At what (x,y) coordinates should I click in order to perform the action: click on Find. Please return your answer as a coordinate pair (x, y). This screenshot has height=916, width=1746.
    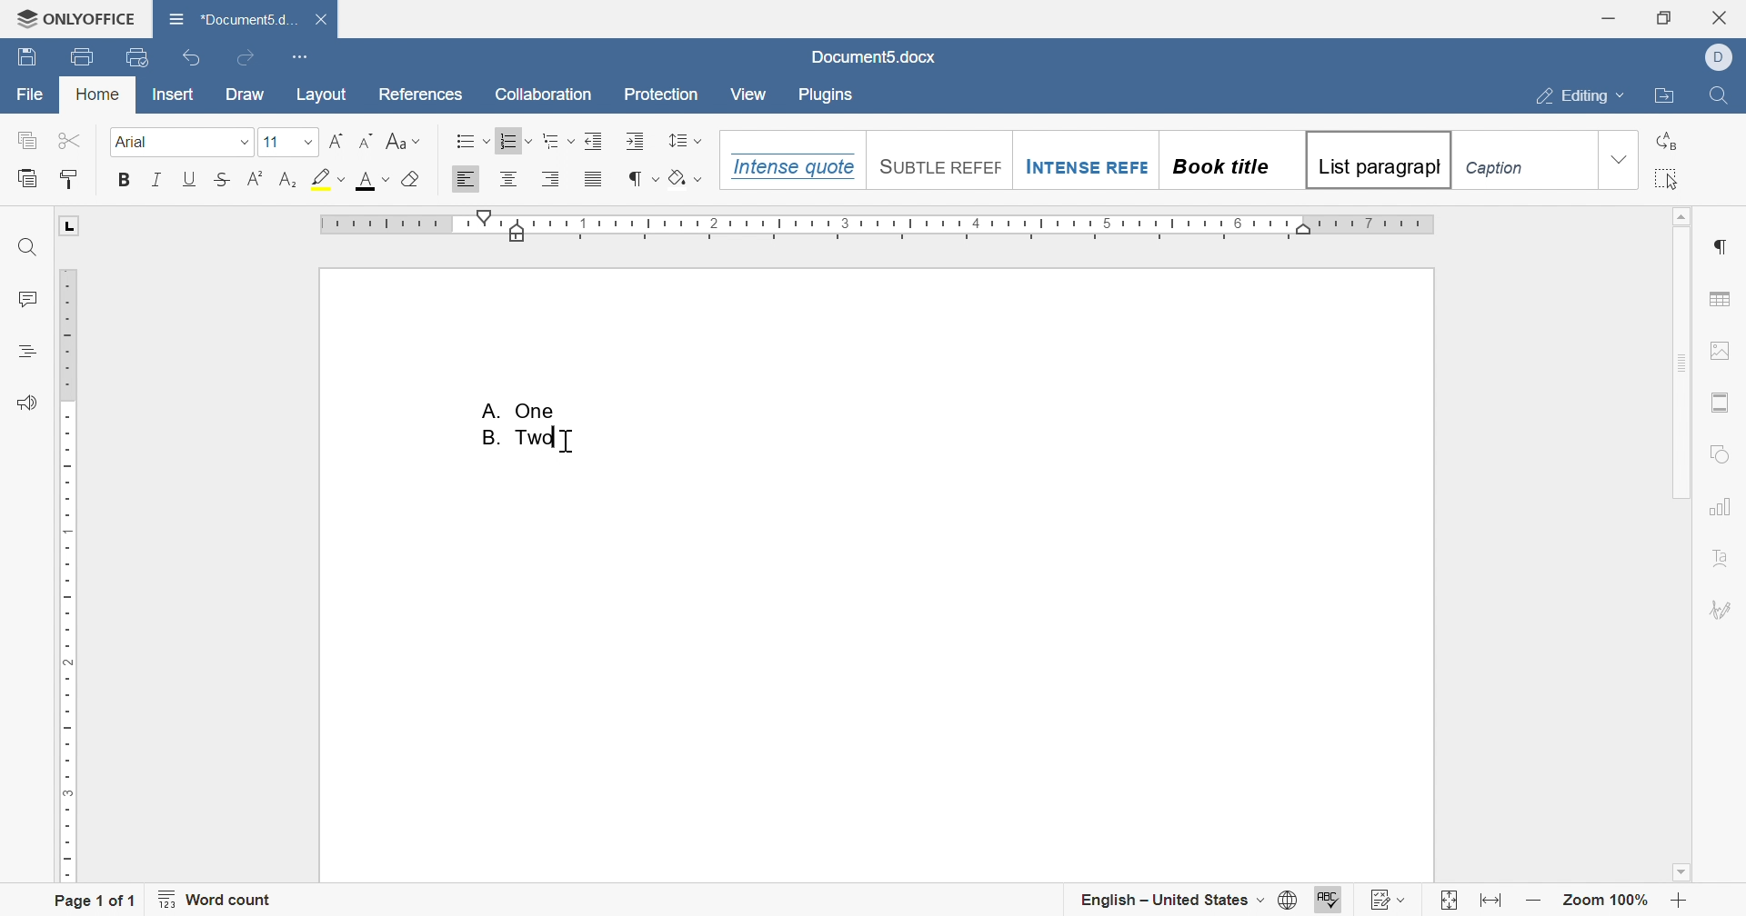
    Looking at the image, I should click on (25, 247).